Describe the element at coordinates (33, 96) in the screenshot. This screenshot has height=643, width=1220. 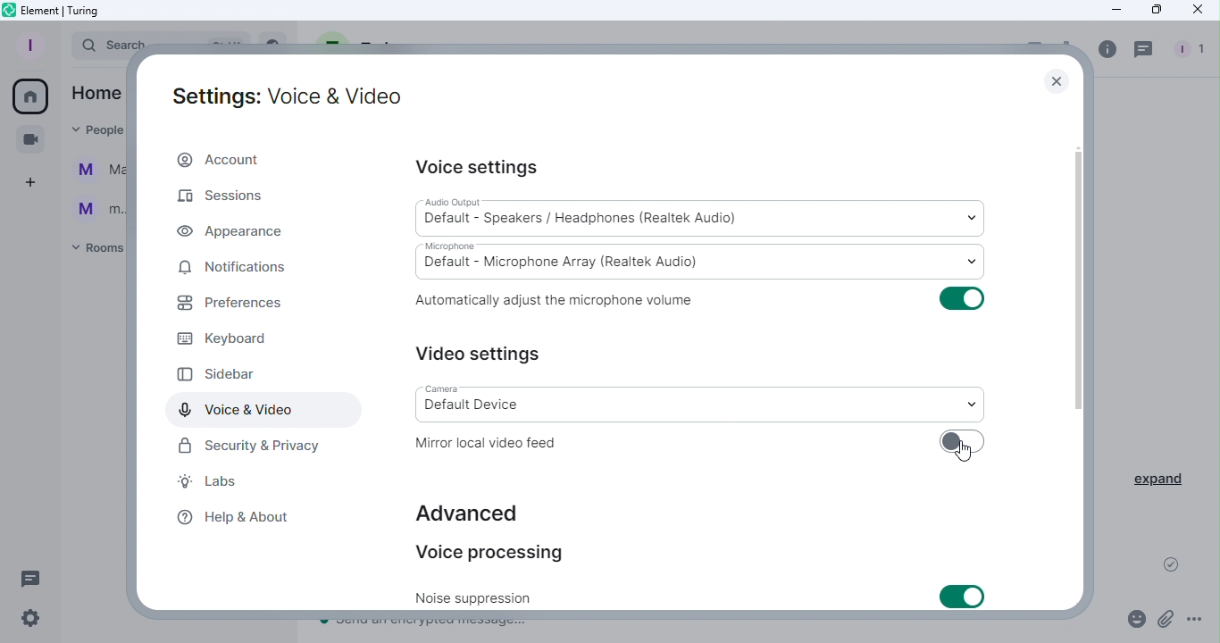
I see `Home` at that location.